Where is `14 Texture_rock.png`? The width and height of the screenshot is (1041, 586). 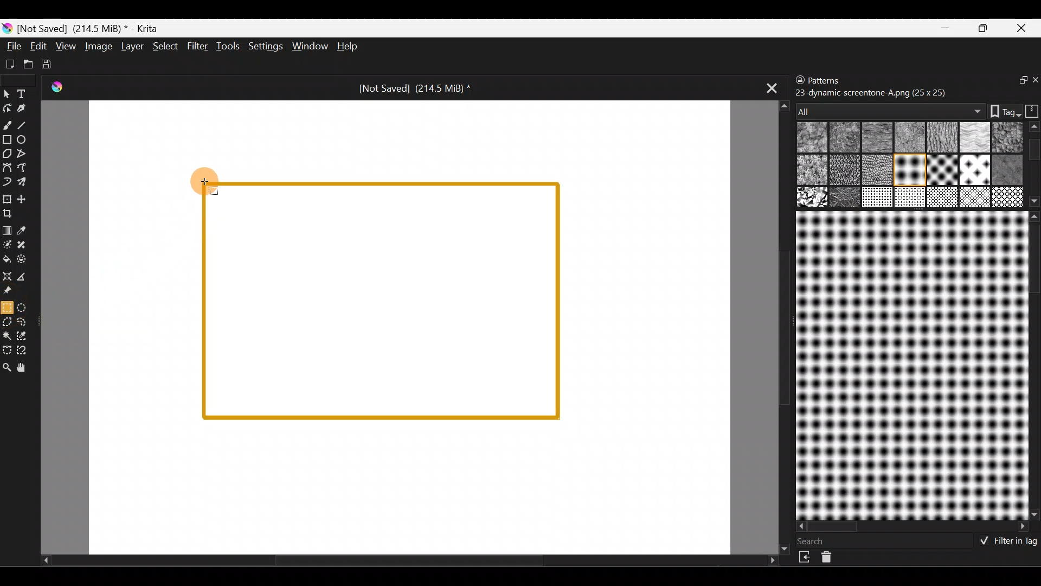 14 Texture_rock.png is located at coordinates (813, 198).